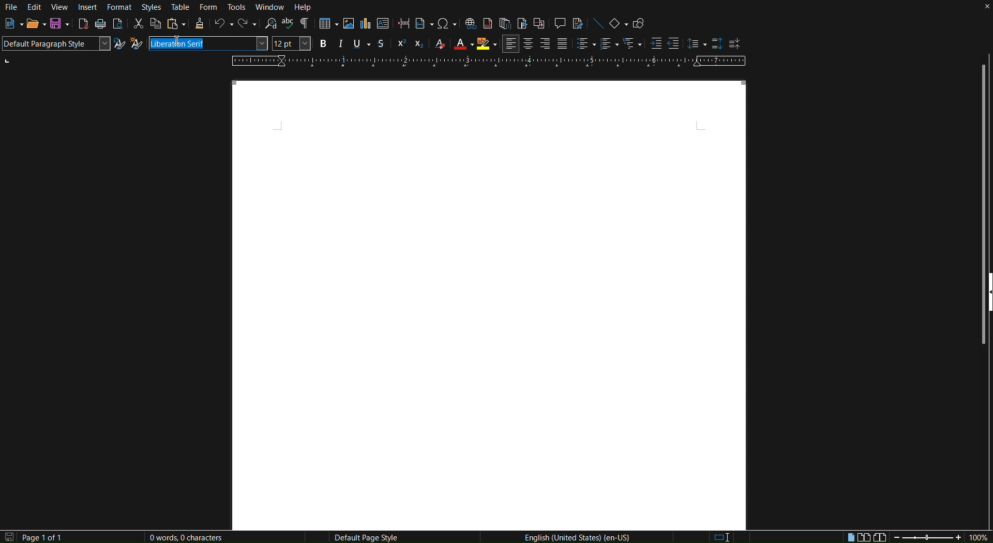 The image size is (993, 543). Describe the element at coordinates (956, 536) in the screenshot. I see `Zoom in` at that location.